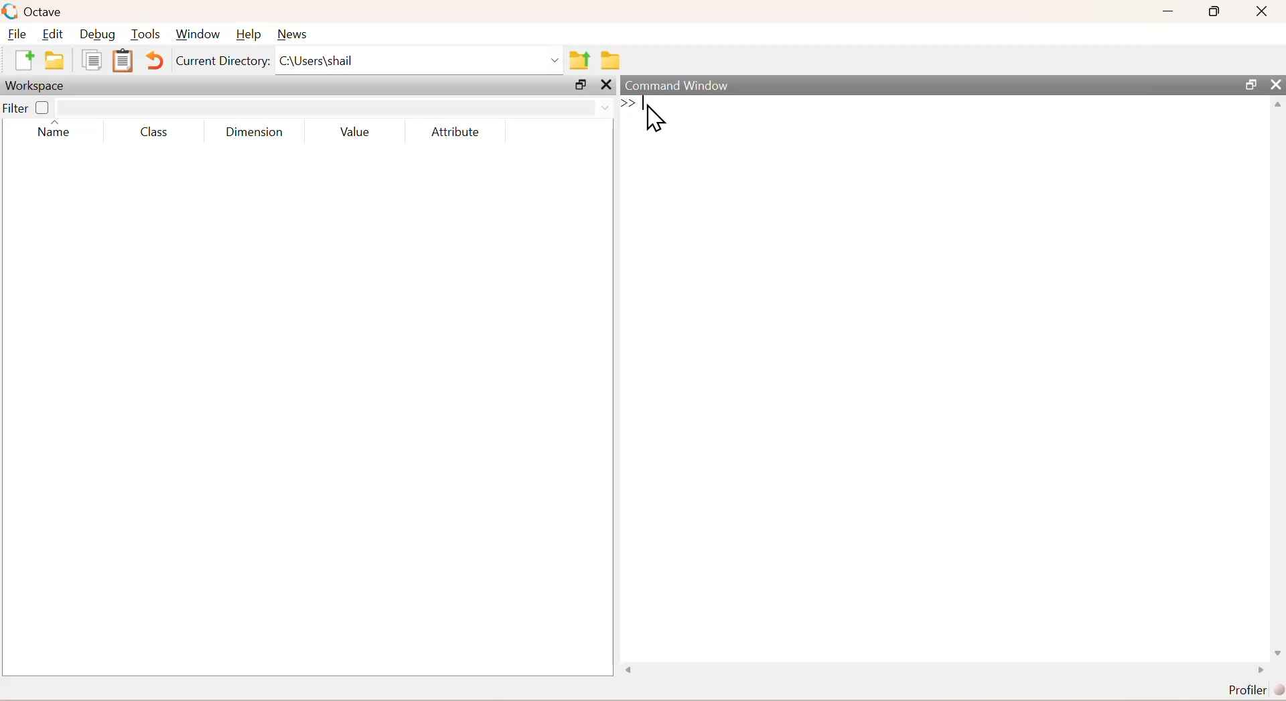  I want to click on DImension, so click(255, 129).